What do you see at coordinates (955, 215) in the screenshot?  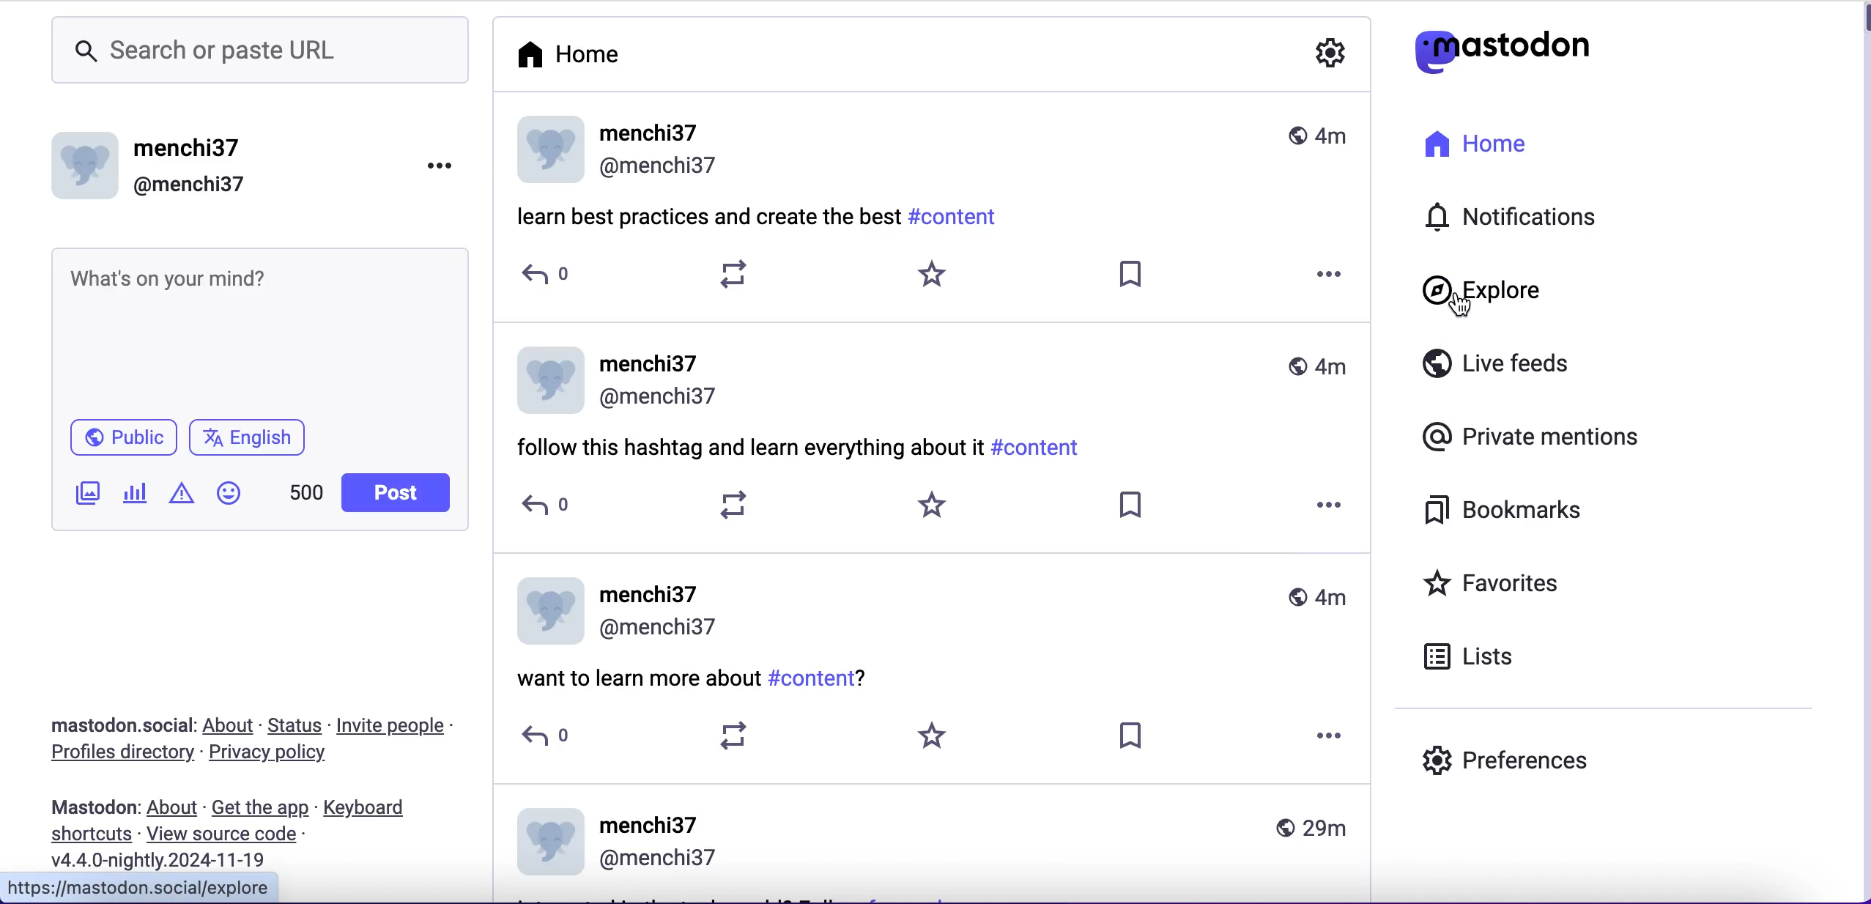 I see `hashtag` at bounding box center [955, 215].